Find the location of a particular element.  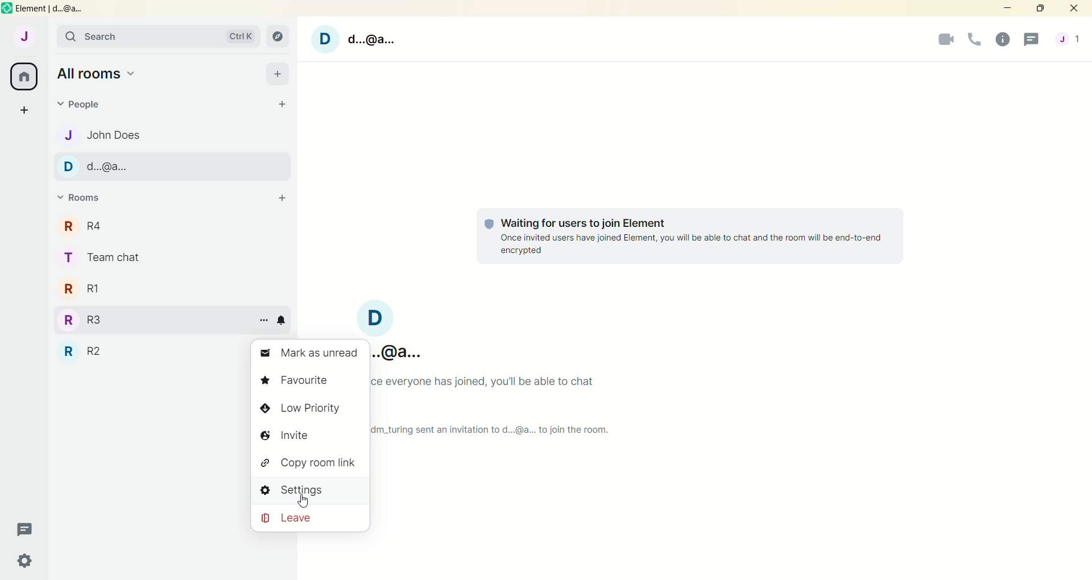

d...@... is located at coordinates (172, 167).